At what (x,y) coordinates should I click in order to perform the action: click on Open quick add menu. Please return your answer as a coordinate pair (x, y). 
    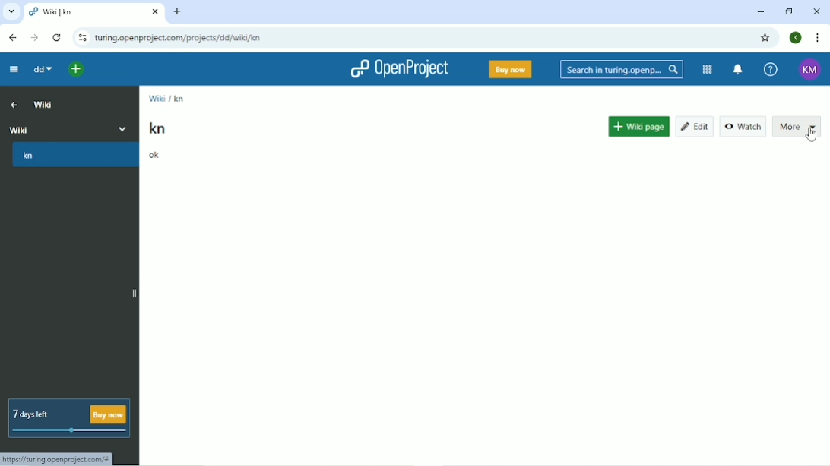
    Looking at the image, I should click on (72, 71).